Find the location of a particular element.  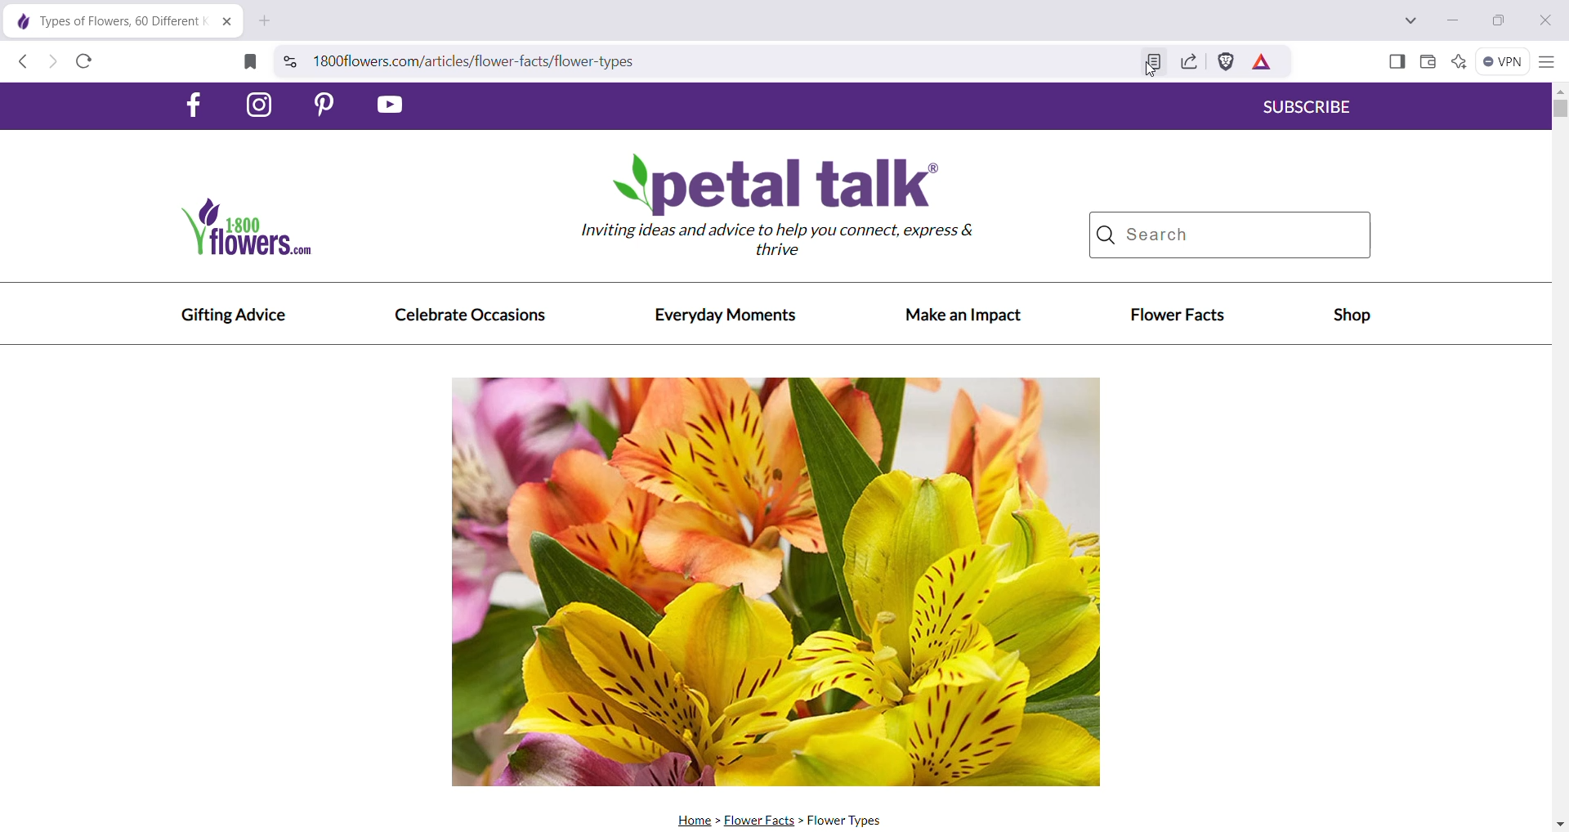

Customize and control Brave is located at coordinates (1545, 63).